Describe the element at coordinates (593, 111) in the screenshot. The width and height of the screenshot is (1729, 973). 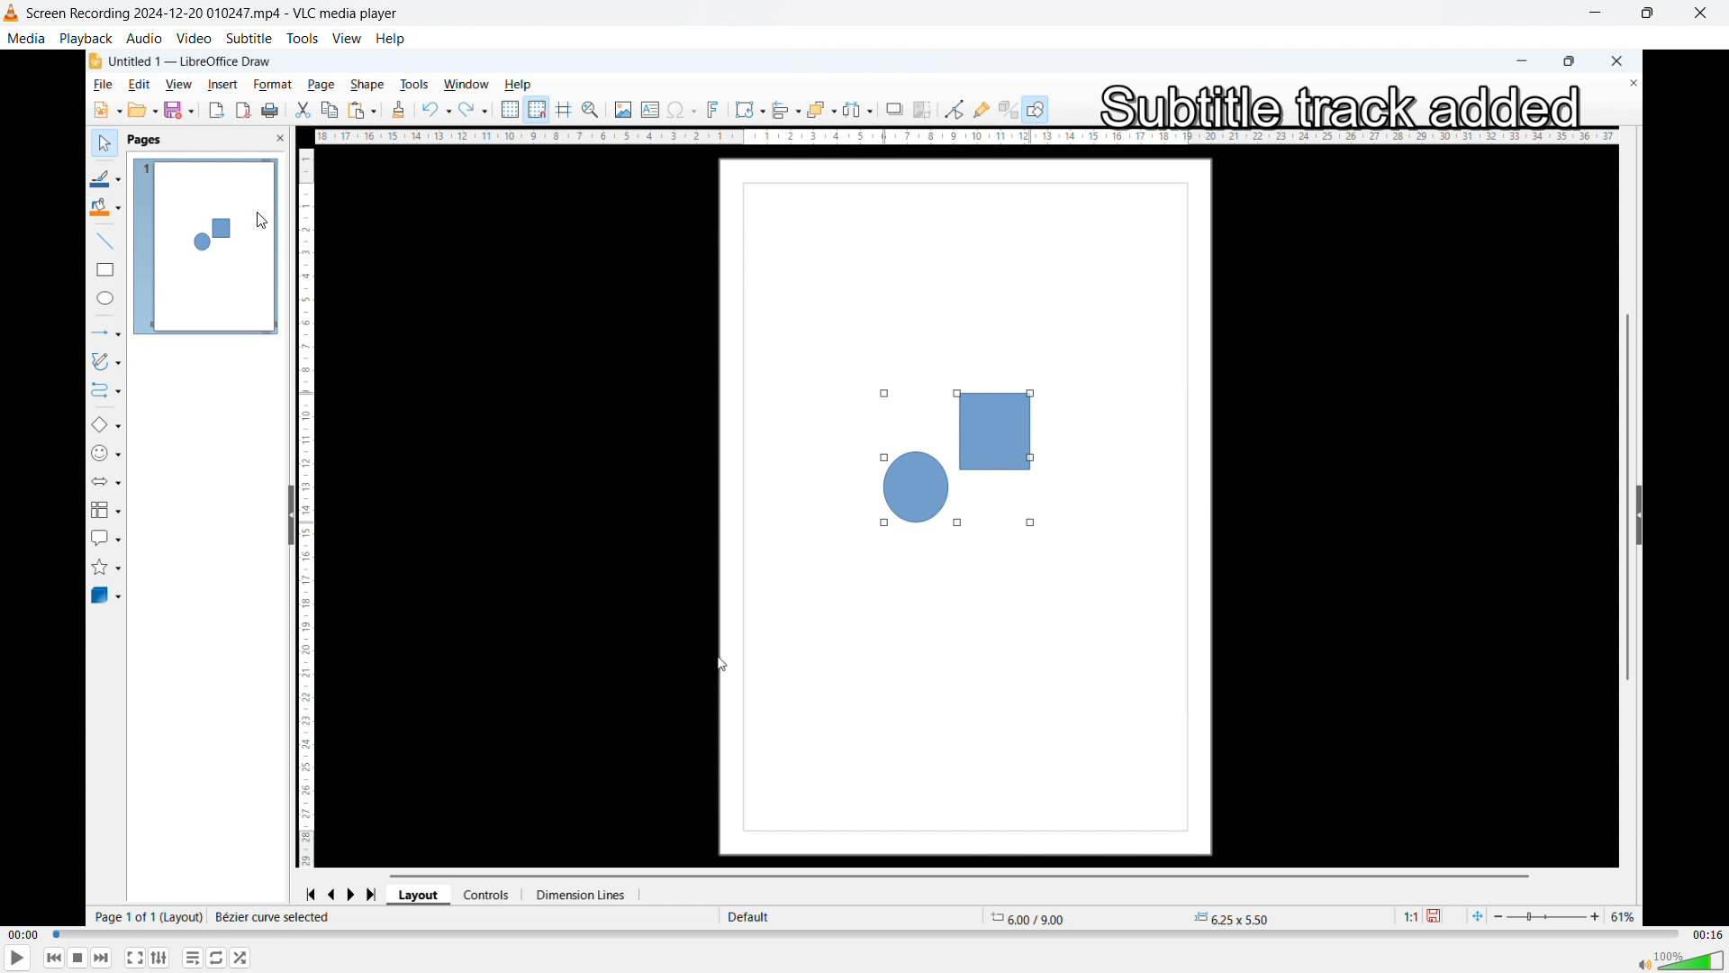
I see `zoom and pan` at that location.